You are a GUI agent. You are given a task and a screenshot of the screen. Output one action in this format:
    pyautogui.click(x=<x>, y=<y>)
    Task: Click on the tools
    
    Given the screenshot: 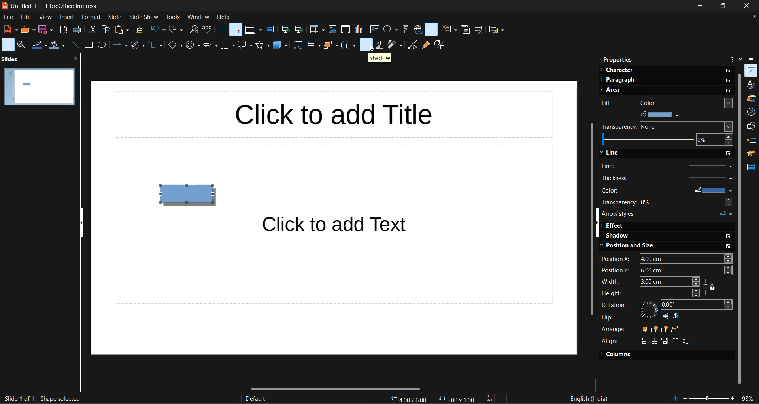 What is the action you would take?
    pyautogui.click(x=173, y=17)
    